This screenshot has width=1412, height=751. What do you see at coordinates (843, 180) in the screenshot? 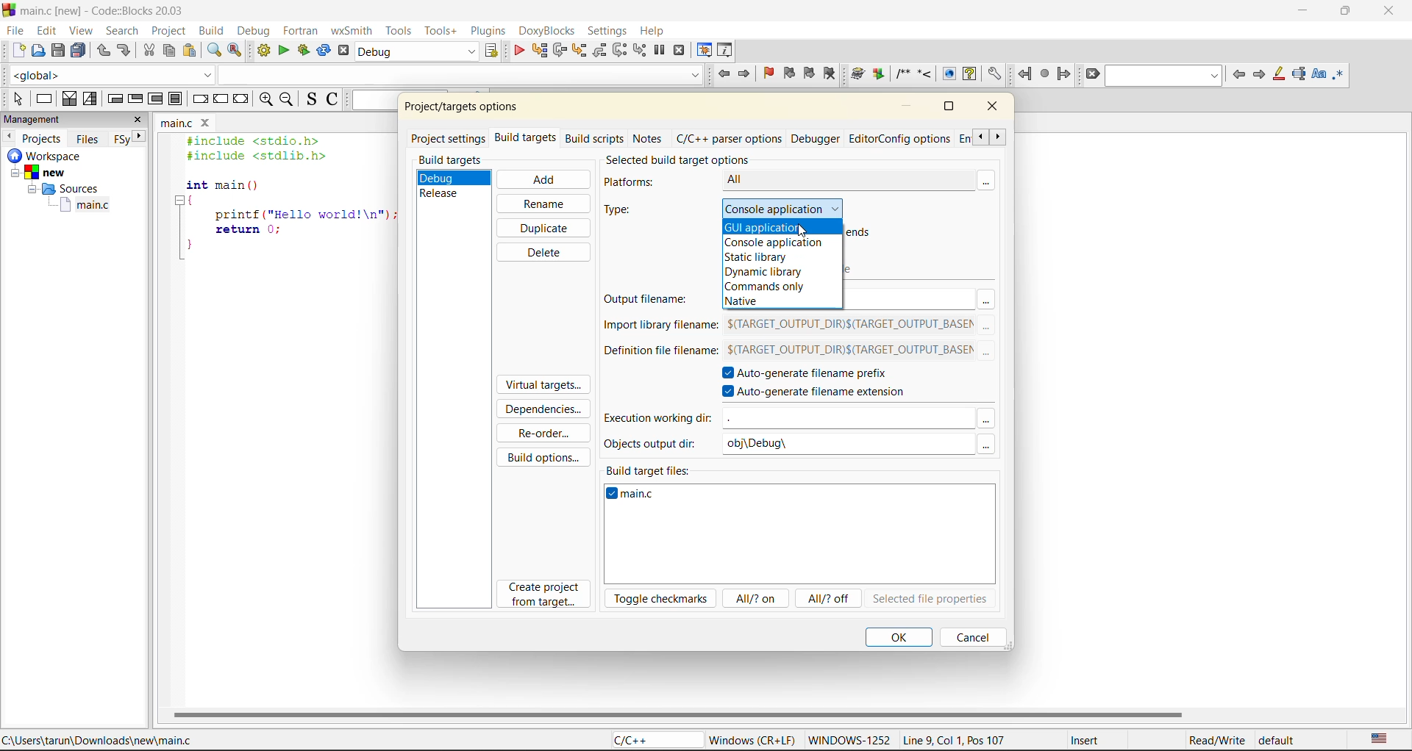
I see `All` at bounding box center [843, 180].